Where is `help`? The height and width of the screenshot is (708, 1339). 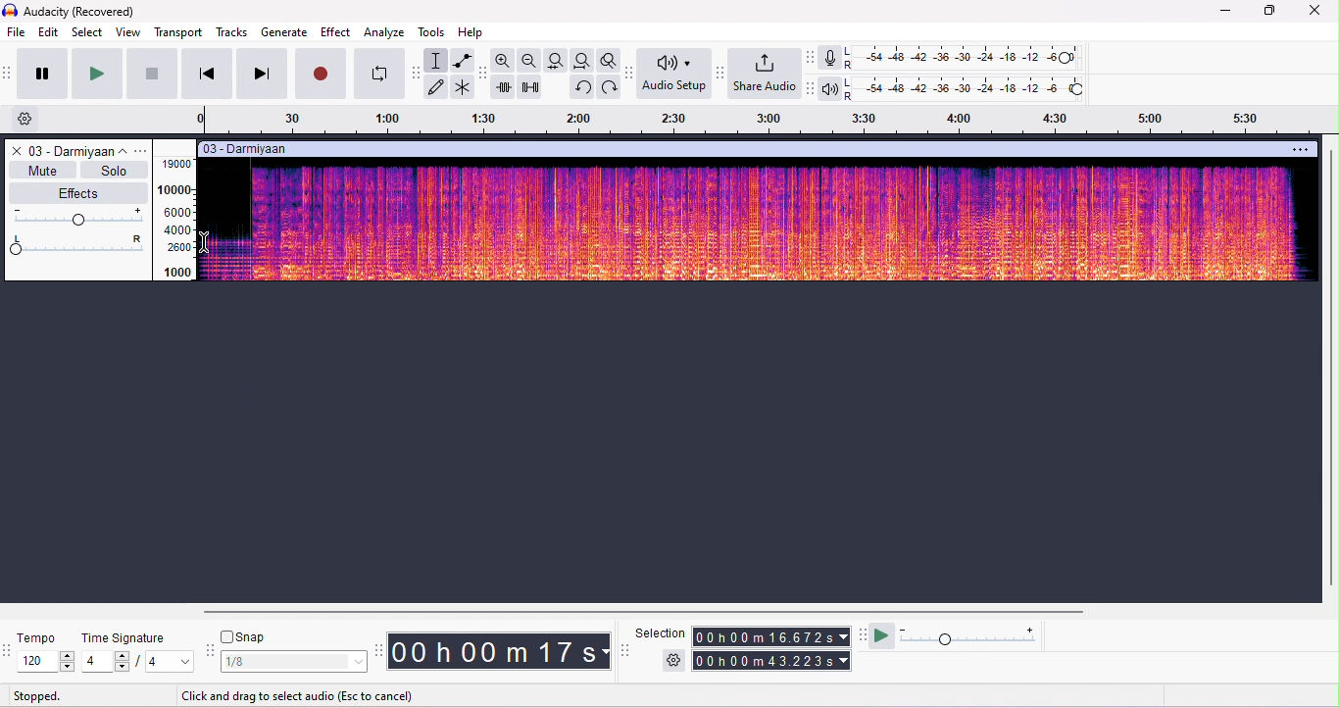
help is located at coordinates (472, 31).